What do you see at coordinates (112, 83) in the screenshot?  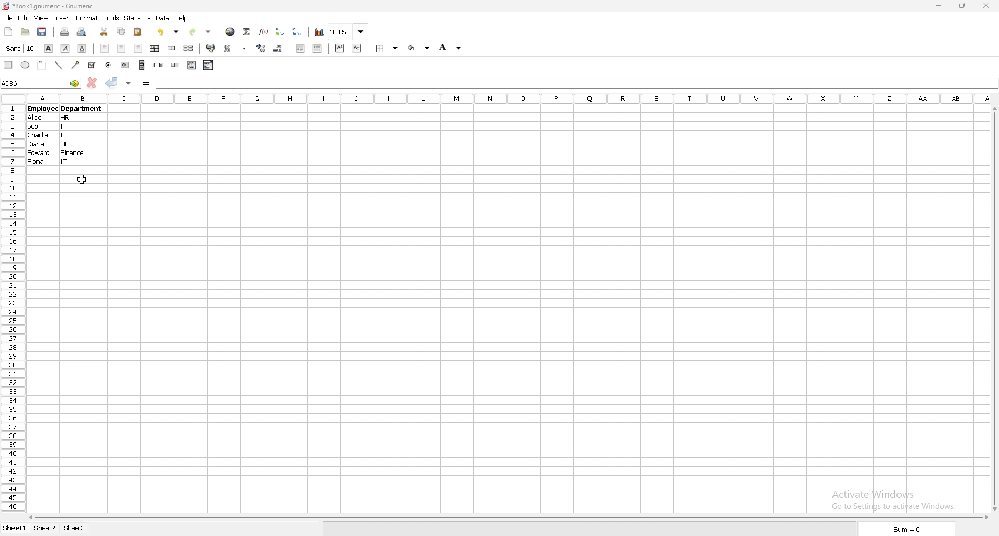 I see `accept changes` at bounding box center [112, 83].